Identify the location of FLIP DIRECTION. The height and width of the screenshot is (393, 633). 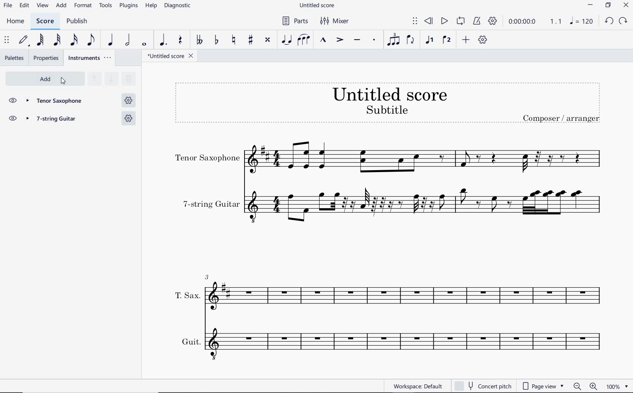
(411, 40).